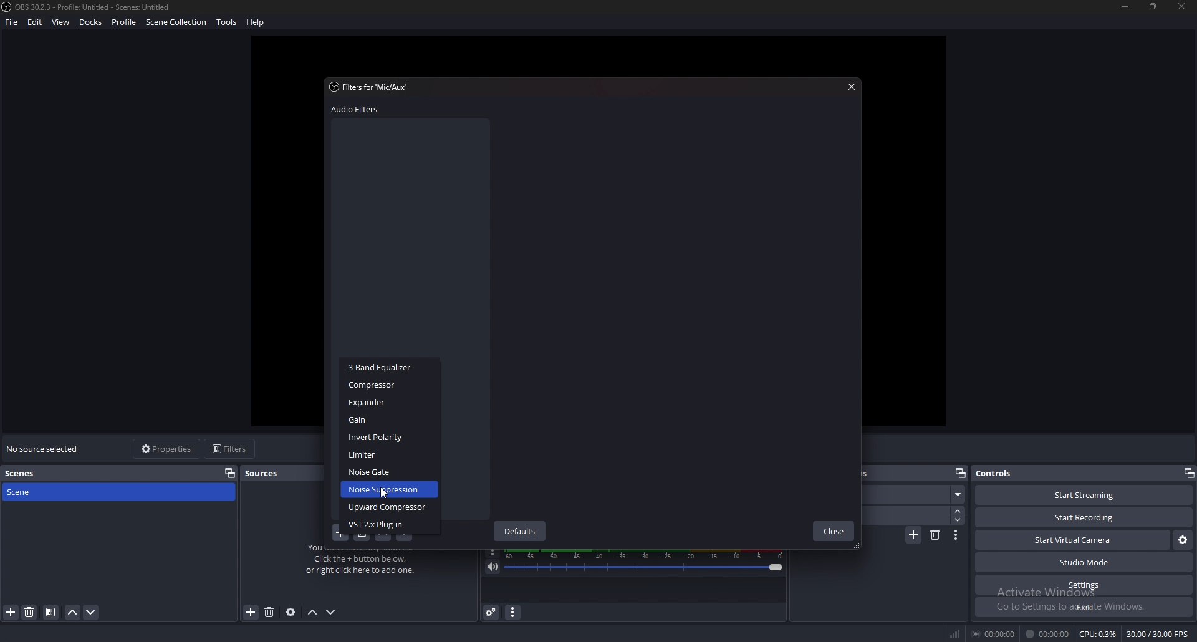 The height and width of the screenshot is (642, 1197). I want to click on start virtual camera, so click(1075, 540).